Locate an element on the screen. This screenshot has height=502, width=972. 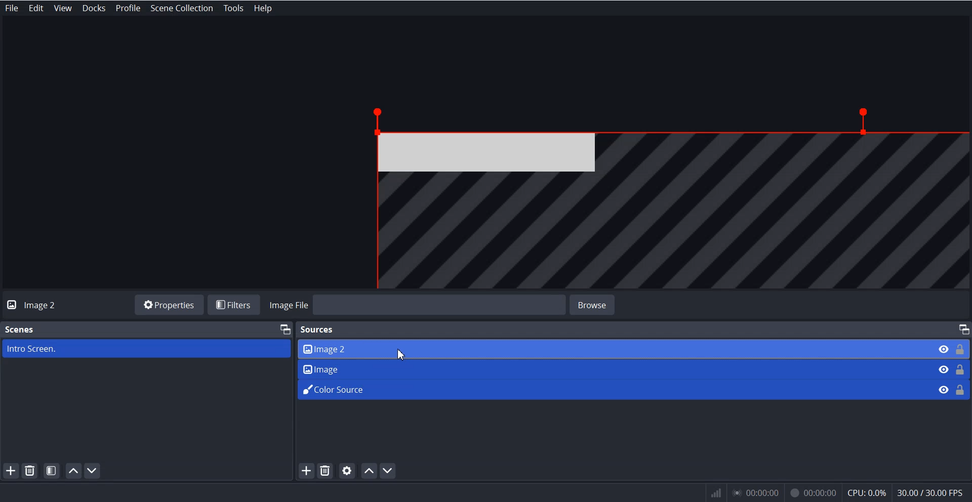
Remove Selected Source is located at coordinates (325, 471).